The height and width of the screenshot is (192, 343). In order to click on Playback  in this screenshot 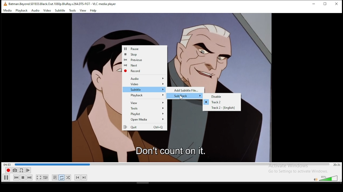, I will do `click(145, 95)`.